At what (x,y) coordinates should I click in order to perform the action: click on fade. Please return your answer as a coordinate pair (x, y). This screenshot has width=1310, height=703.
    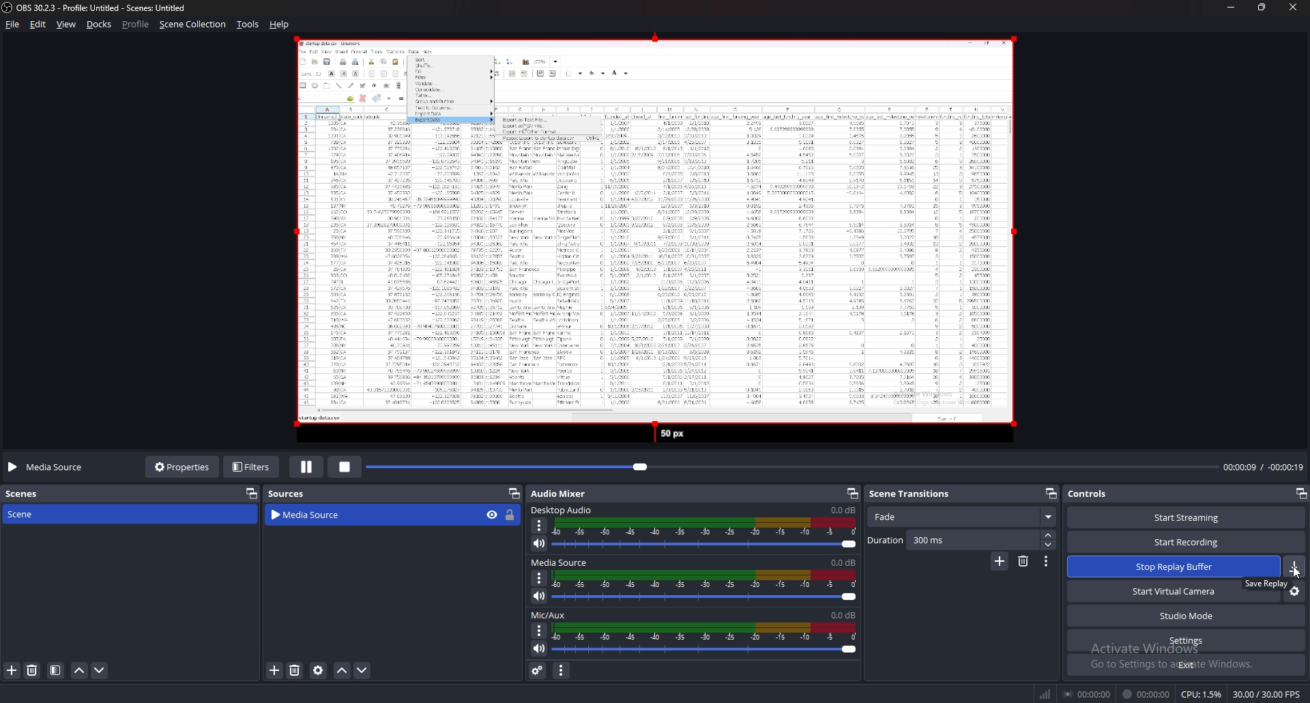
    Looking at the image, I should click on (961, 517).